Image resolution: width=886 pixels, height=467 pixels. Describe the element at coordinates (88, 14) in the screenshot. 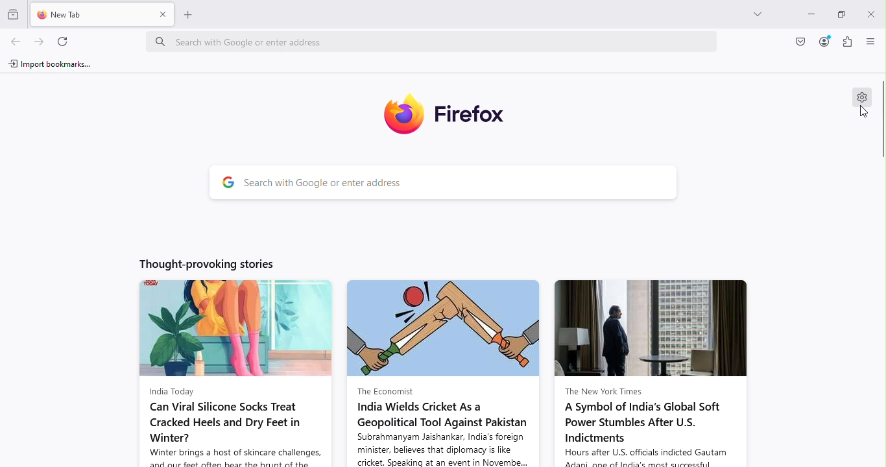

I see `New tab` at that location.